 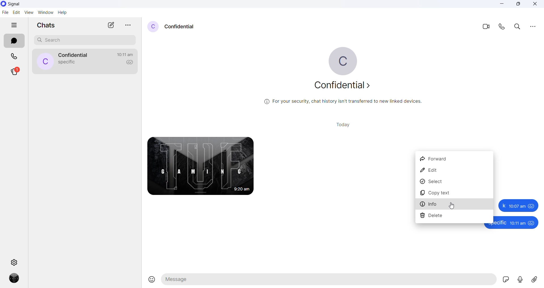 I want to click on seen, so click(x=532, y=223).